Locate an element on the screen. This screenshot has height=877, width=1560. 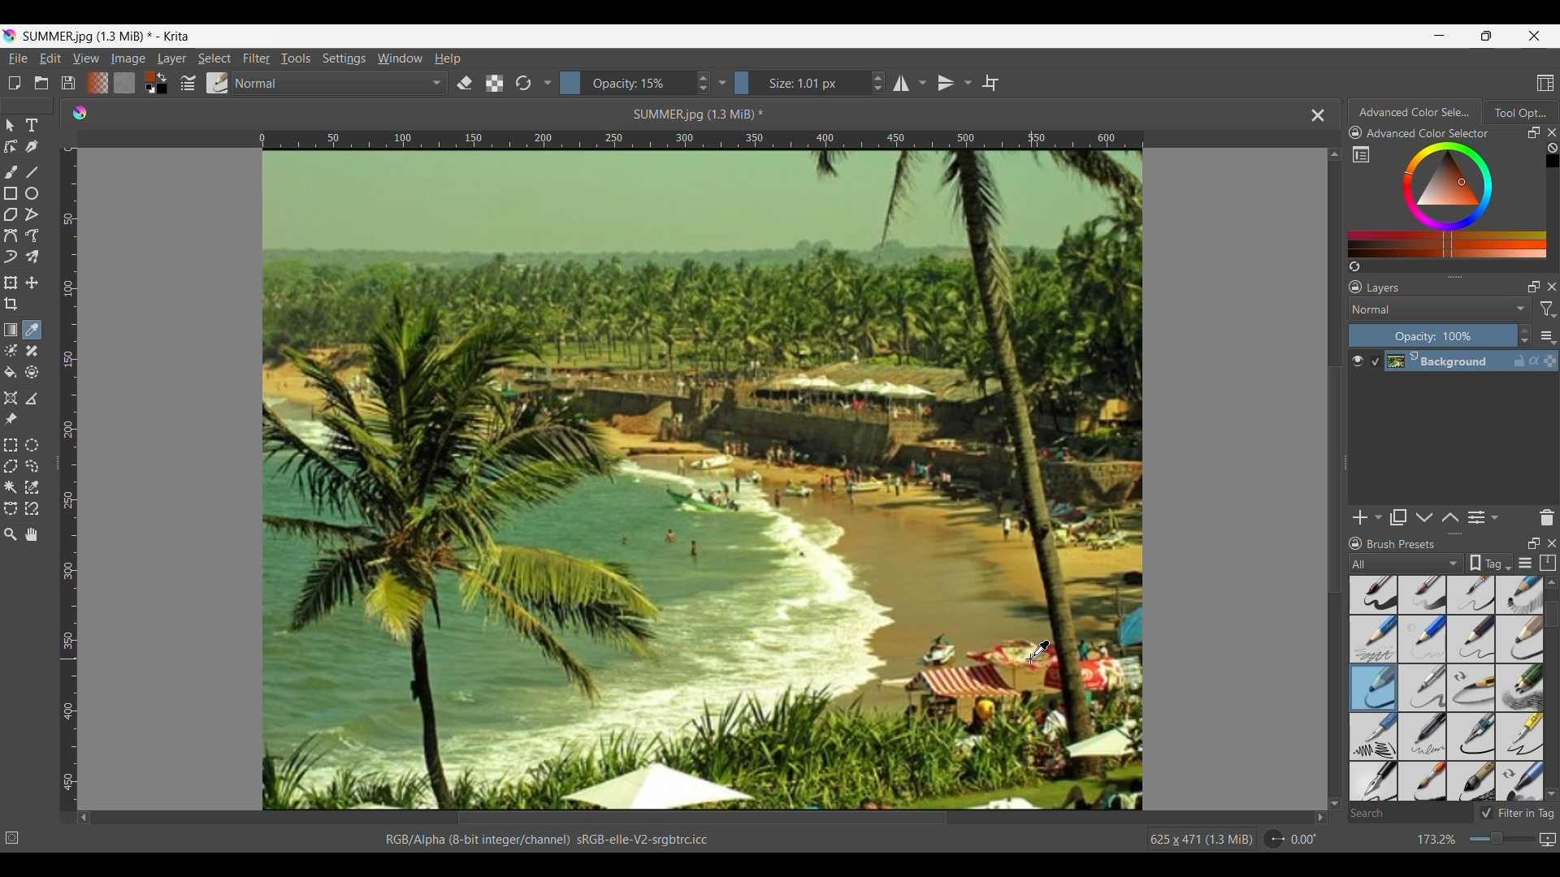
173.2% is located at coordinates (1437, 840).